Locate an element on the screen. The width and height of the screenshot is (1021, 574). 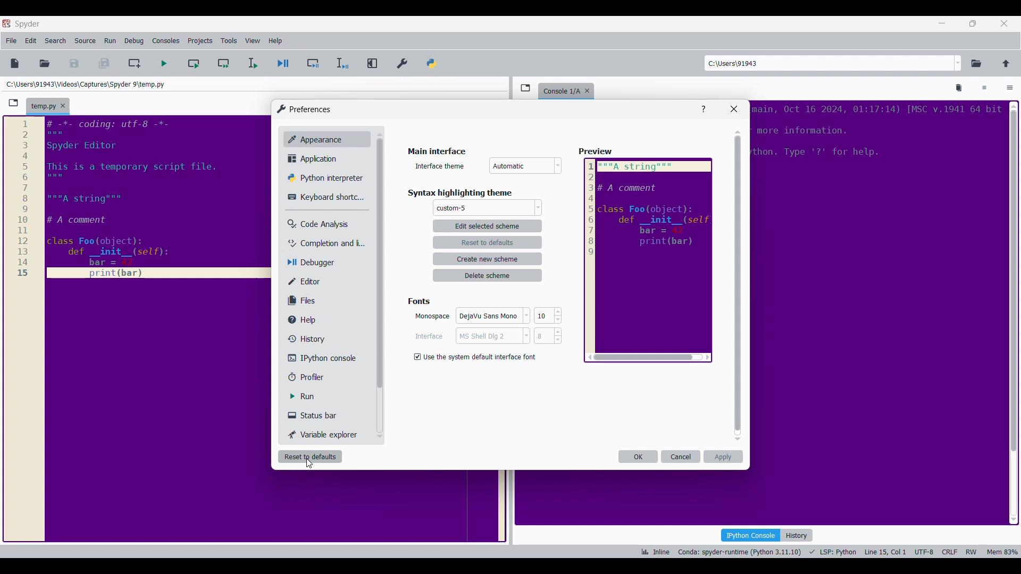
Consoles menu is located at coordinates (166, 41).